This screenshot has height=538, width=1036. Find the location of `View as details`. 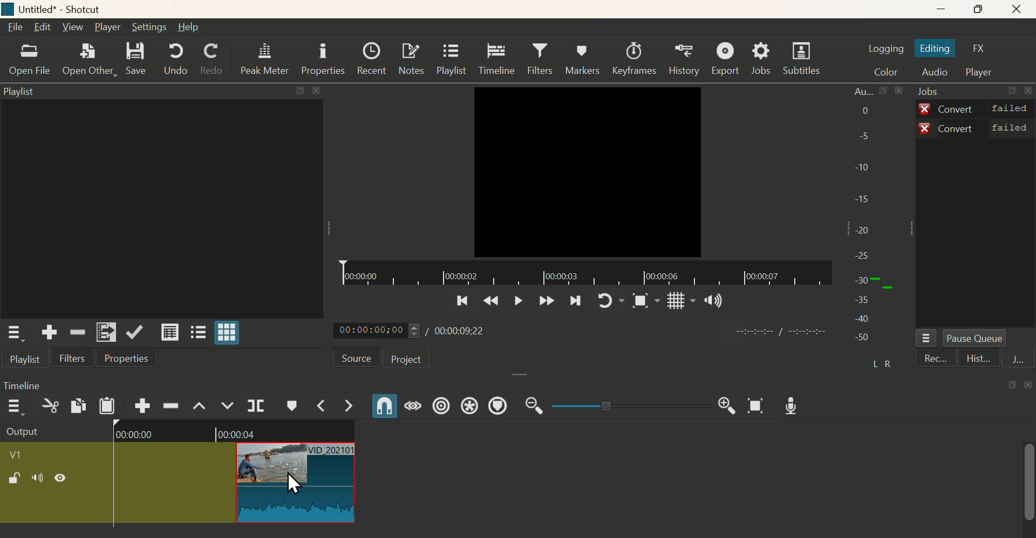

View as details is located at coordinates (172, 333).